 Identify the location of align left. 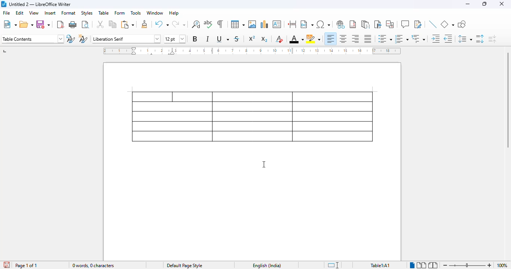
(331, 39).